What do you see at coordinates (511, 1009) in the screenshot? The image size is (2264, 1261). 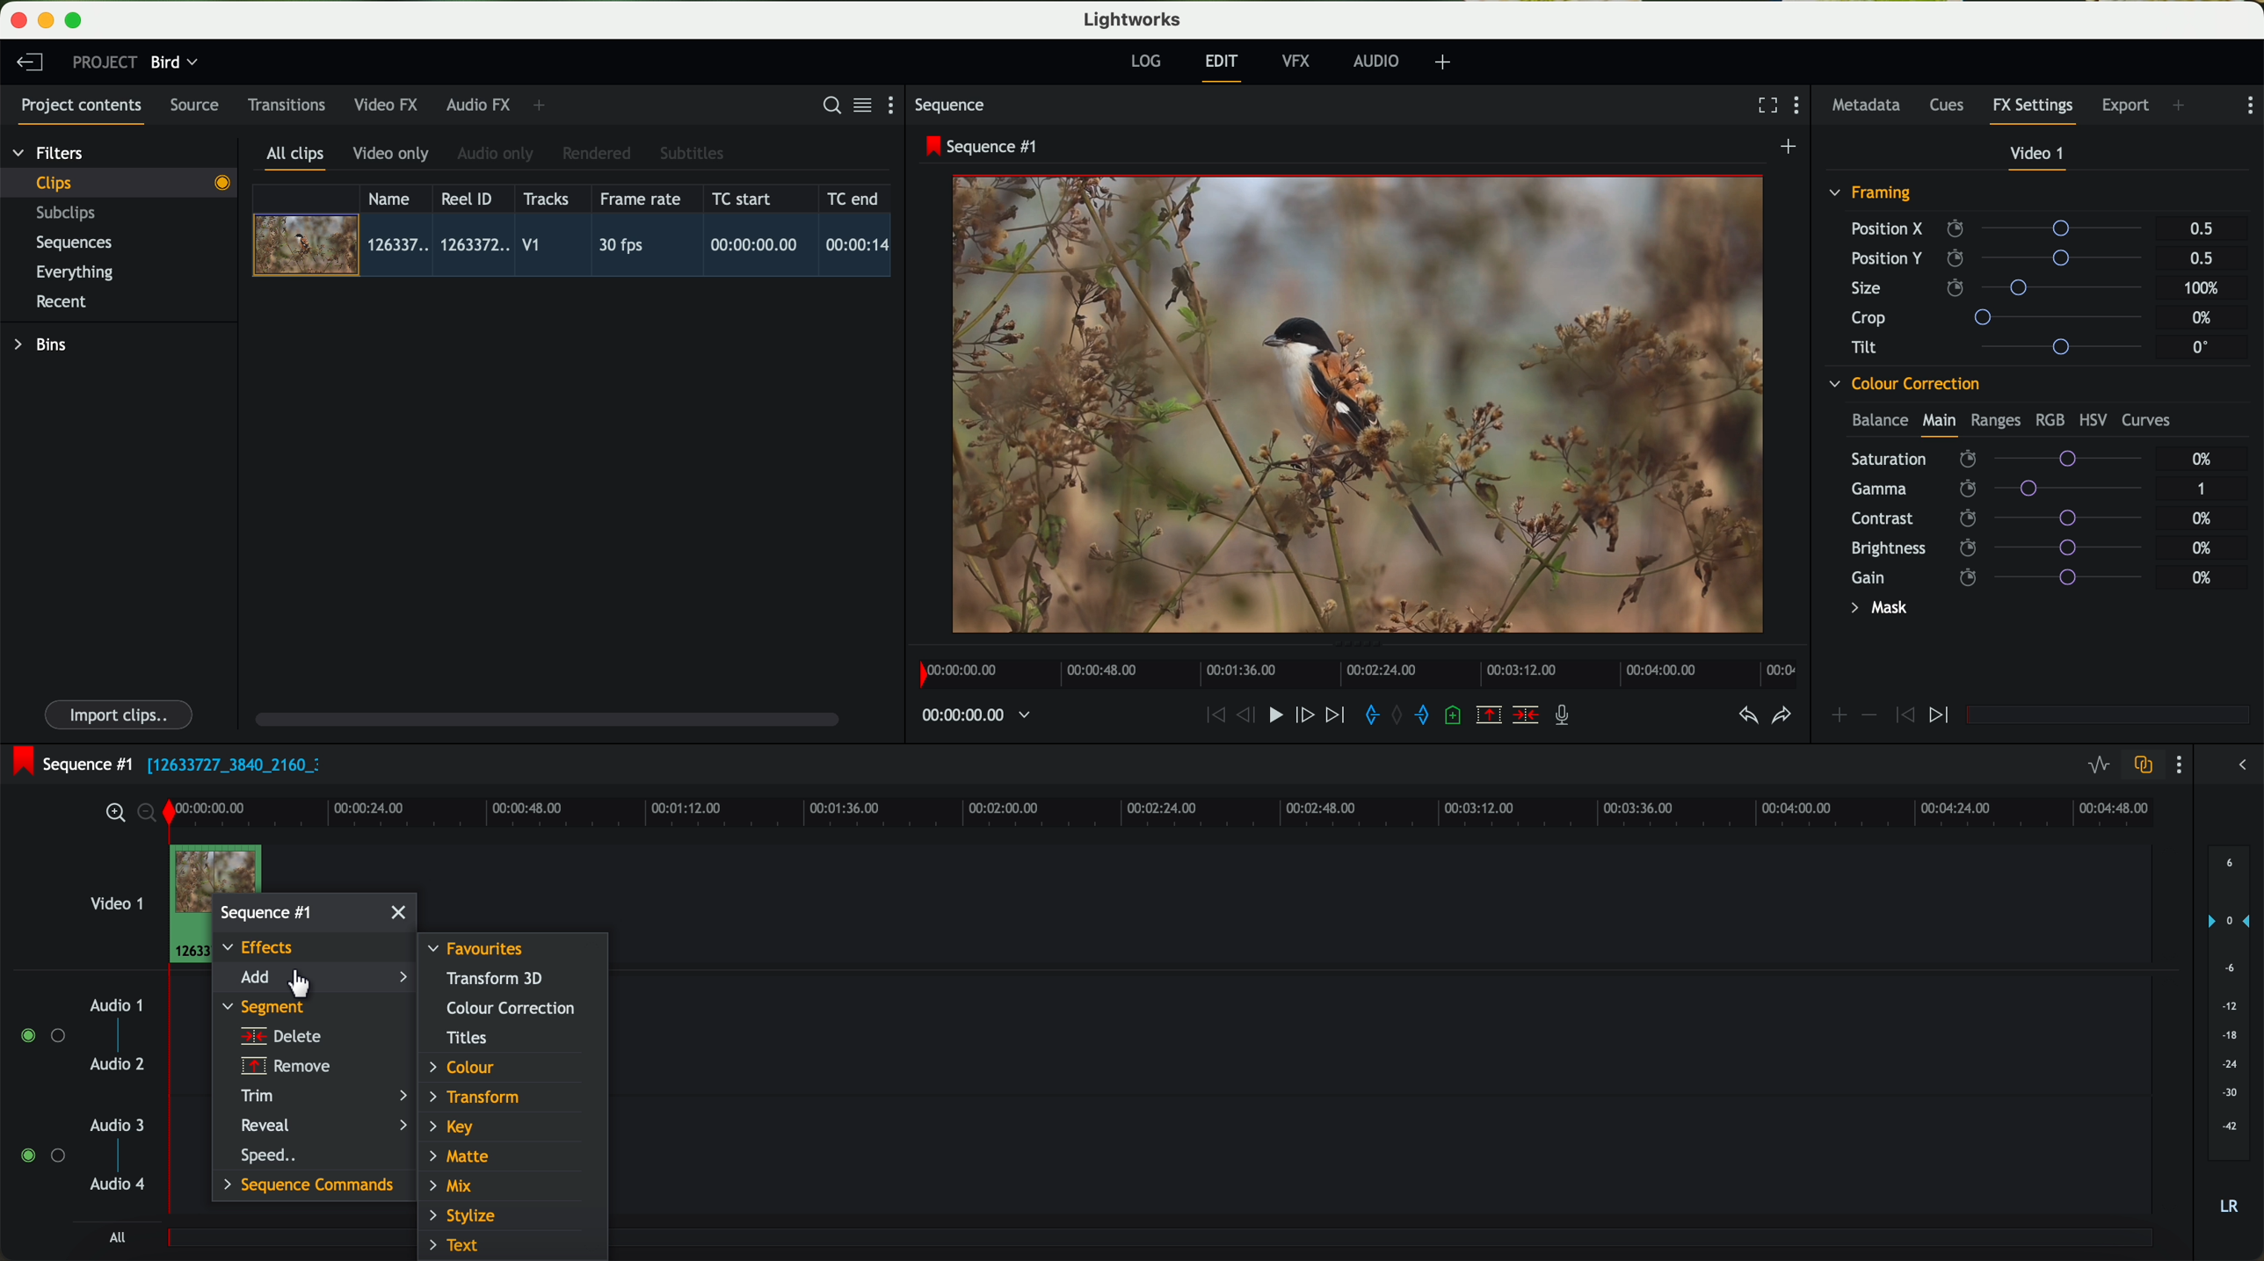 I see `colour correction` at bounding box center [511, 1009].